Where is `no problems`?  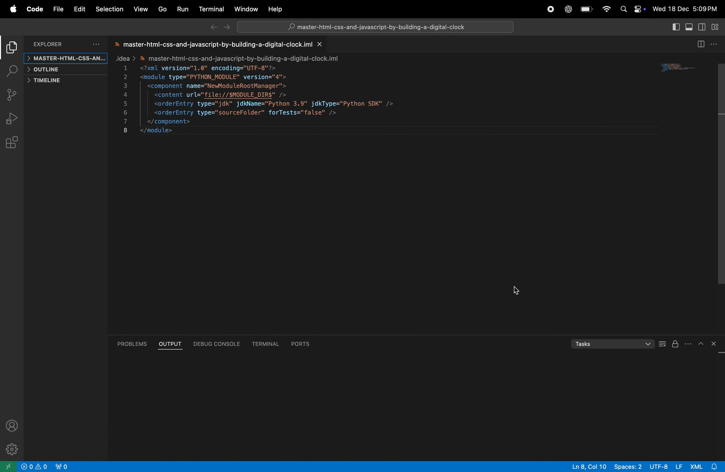
no problems is located at coordinates (35, 467).